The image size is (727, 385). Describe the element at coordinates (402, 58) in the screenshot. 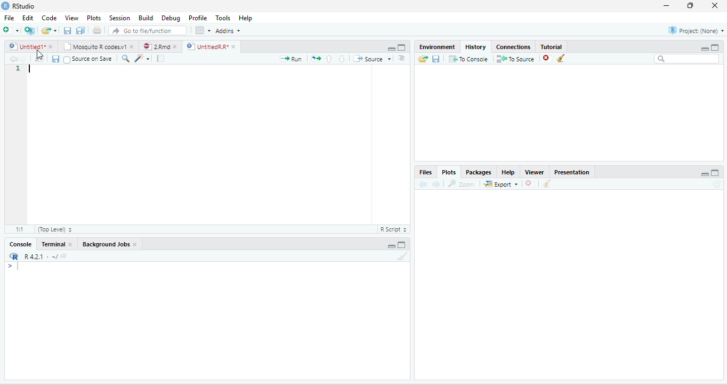

I see `Show document outline` at that location.